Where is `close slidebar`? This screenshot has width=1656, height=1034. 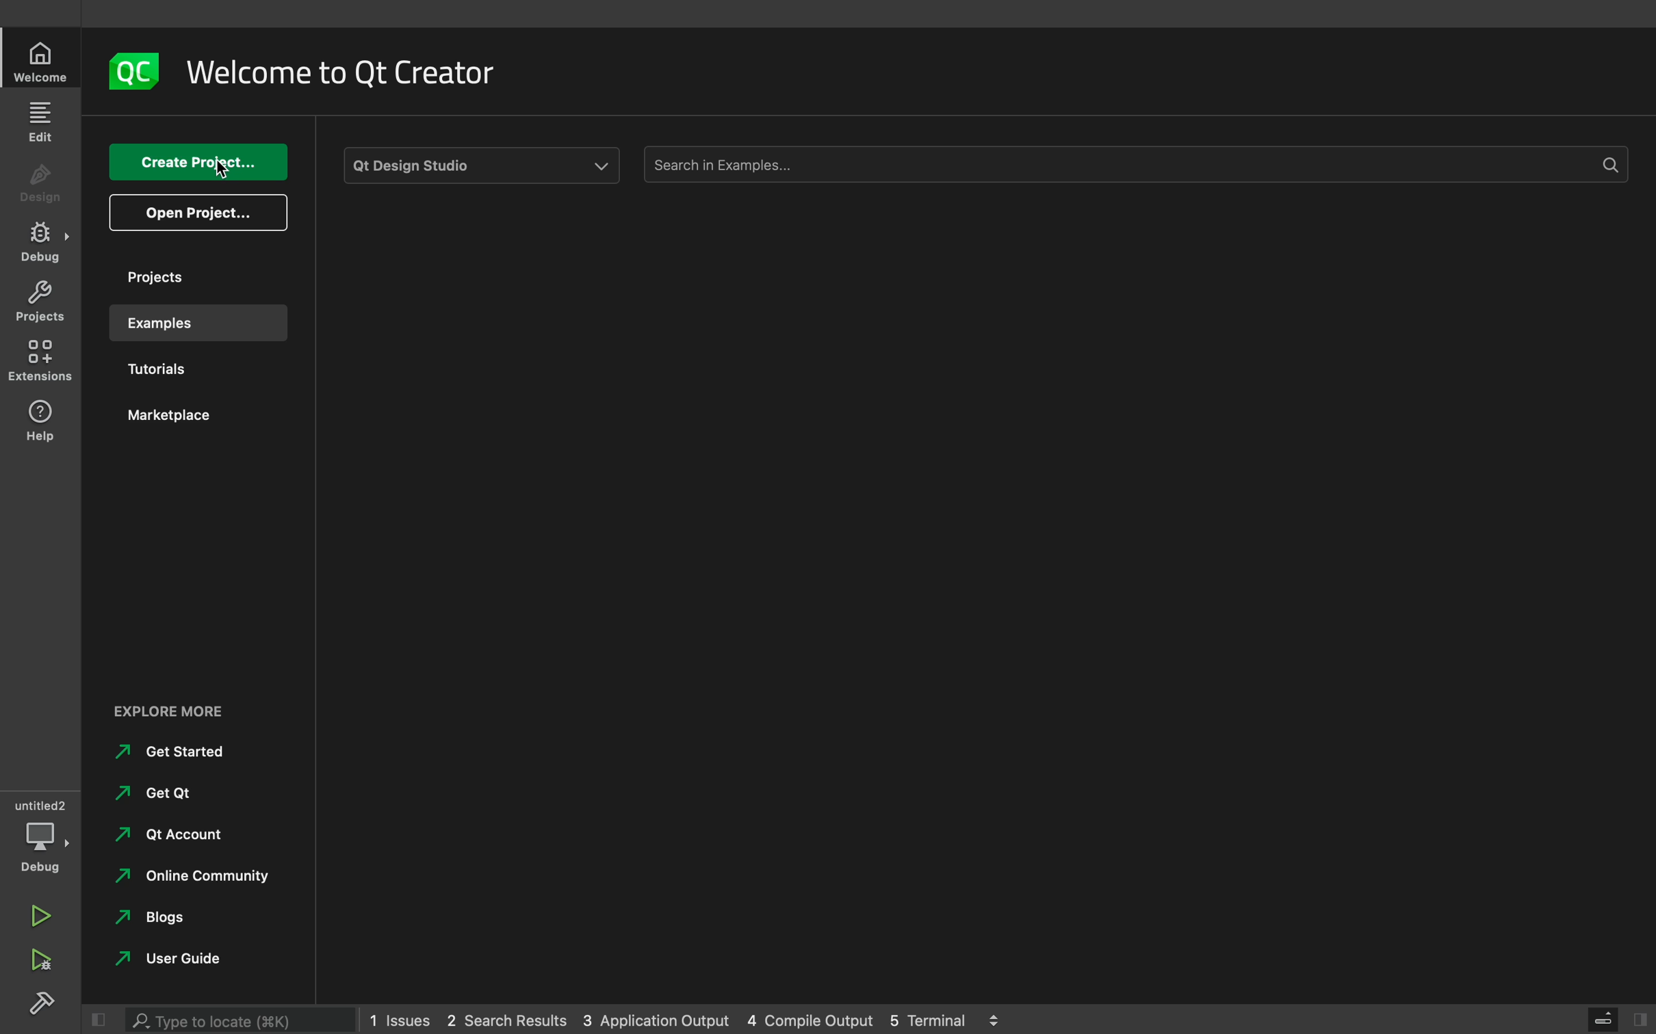 close slidebar is located at coordinates (1619, 1020).